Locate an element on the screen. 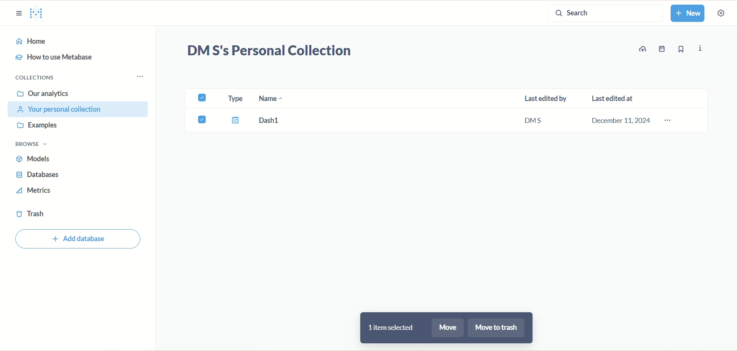  Add database is located at coordinates (77, 240).